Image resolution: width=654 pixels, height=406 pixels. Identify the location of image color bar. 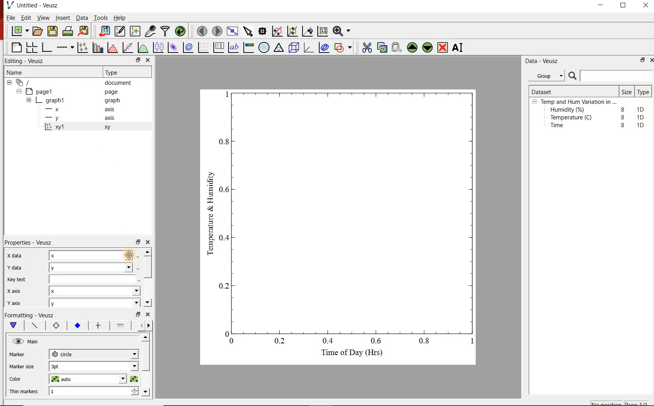
(250, 47).